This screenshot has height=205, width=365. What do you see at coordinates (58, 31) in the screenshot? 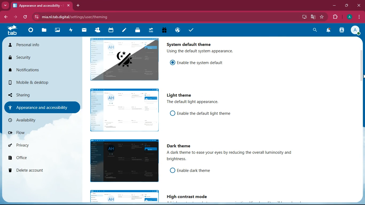
I see `image` at bounding box center [58, 31].